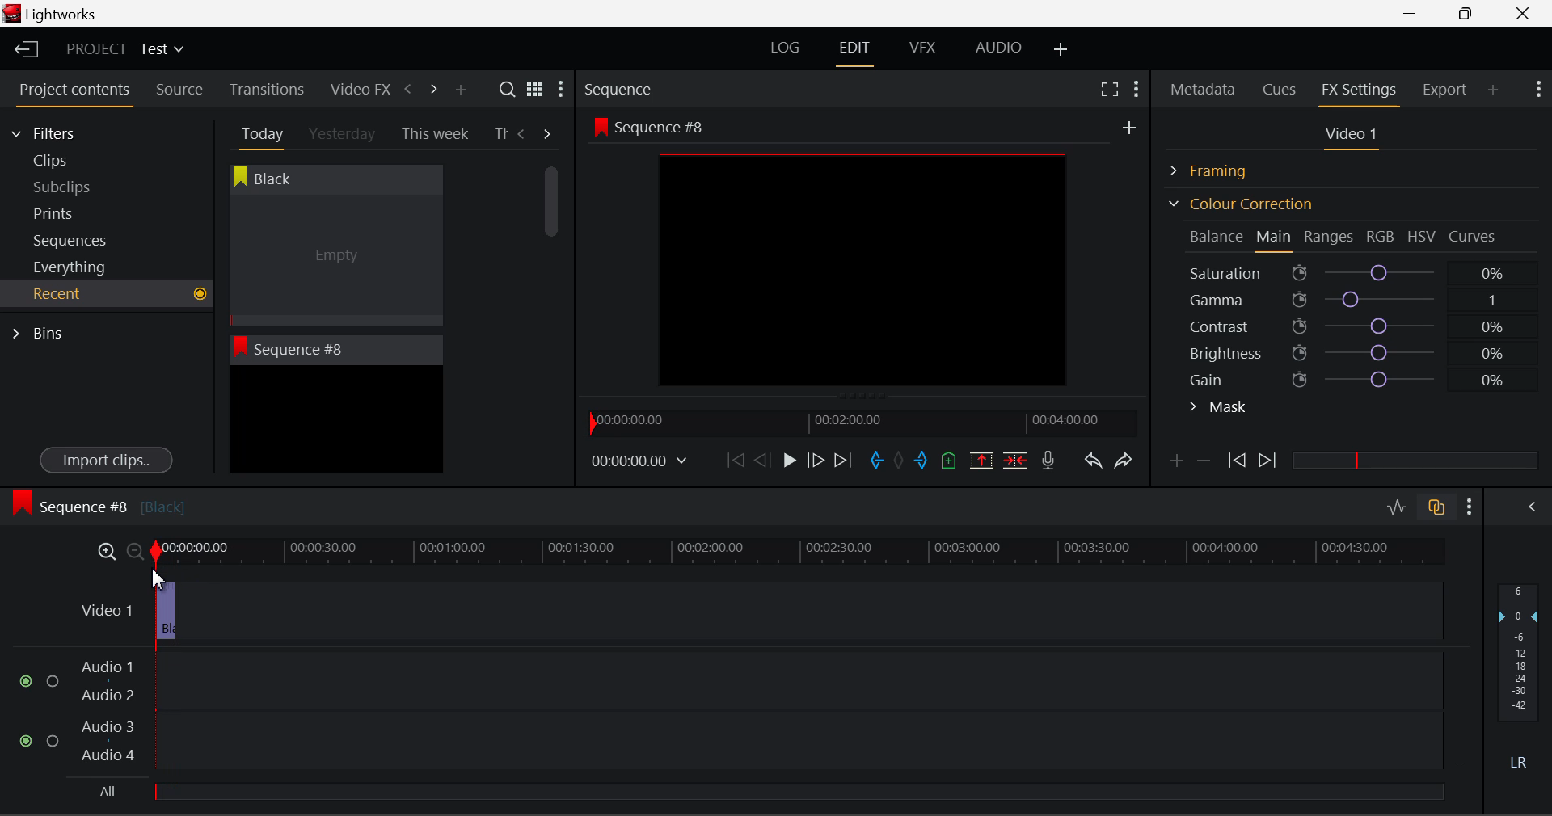 Image resolution: width=1552 pixels, height=816 pixels. I want to click on Import clips, so click(106, 461).